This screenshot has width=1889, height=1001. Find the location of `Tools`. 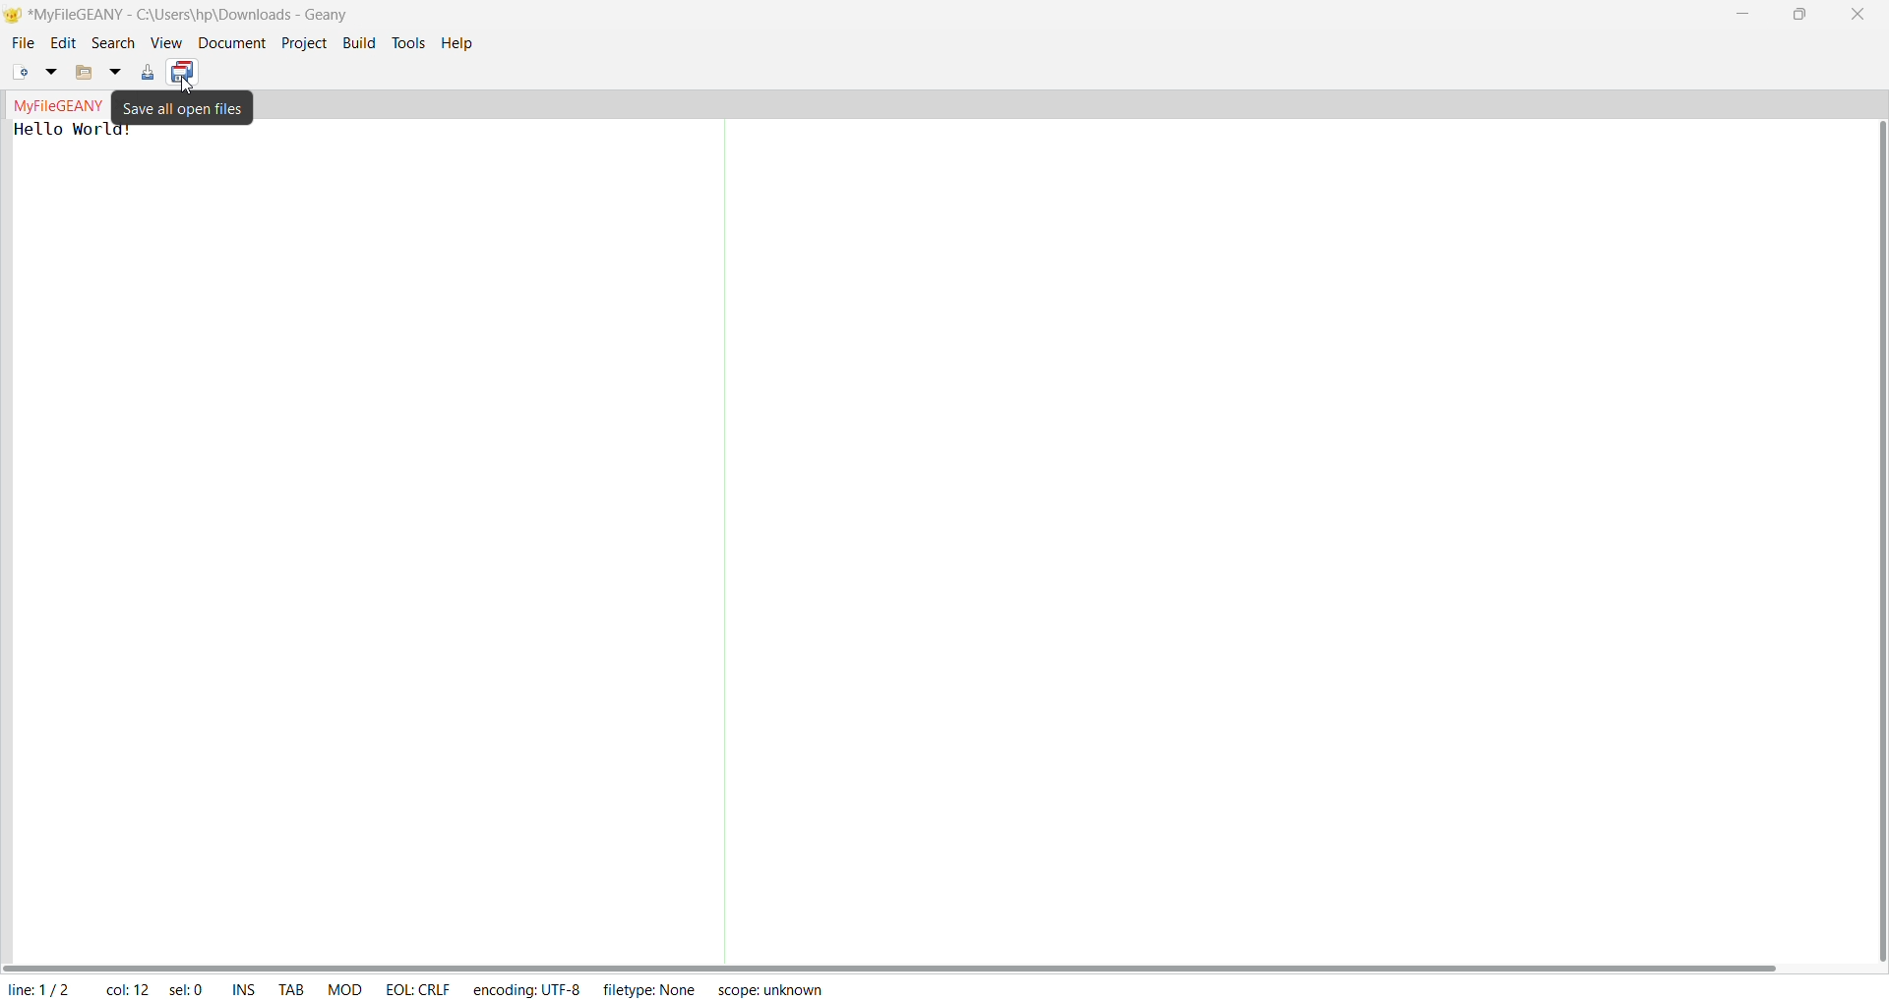

Tools is located at coordinates (410, 42).